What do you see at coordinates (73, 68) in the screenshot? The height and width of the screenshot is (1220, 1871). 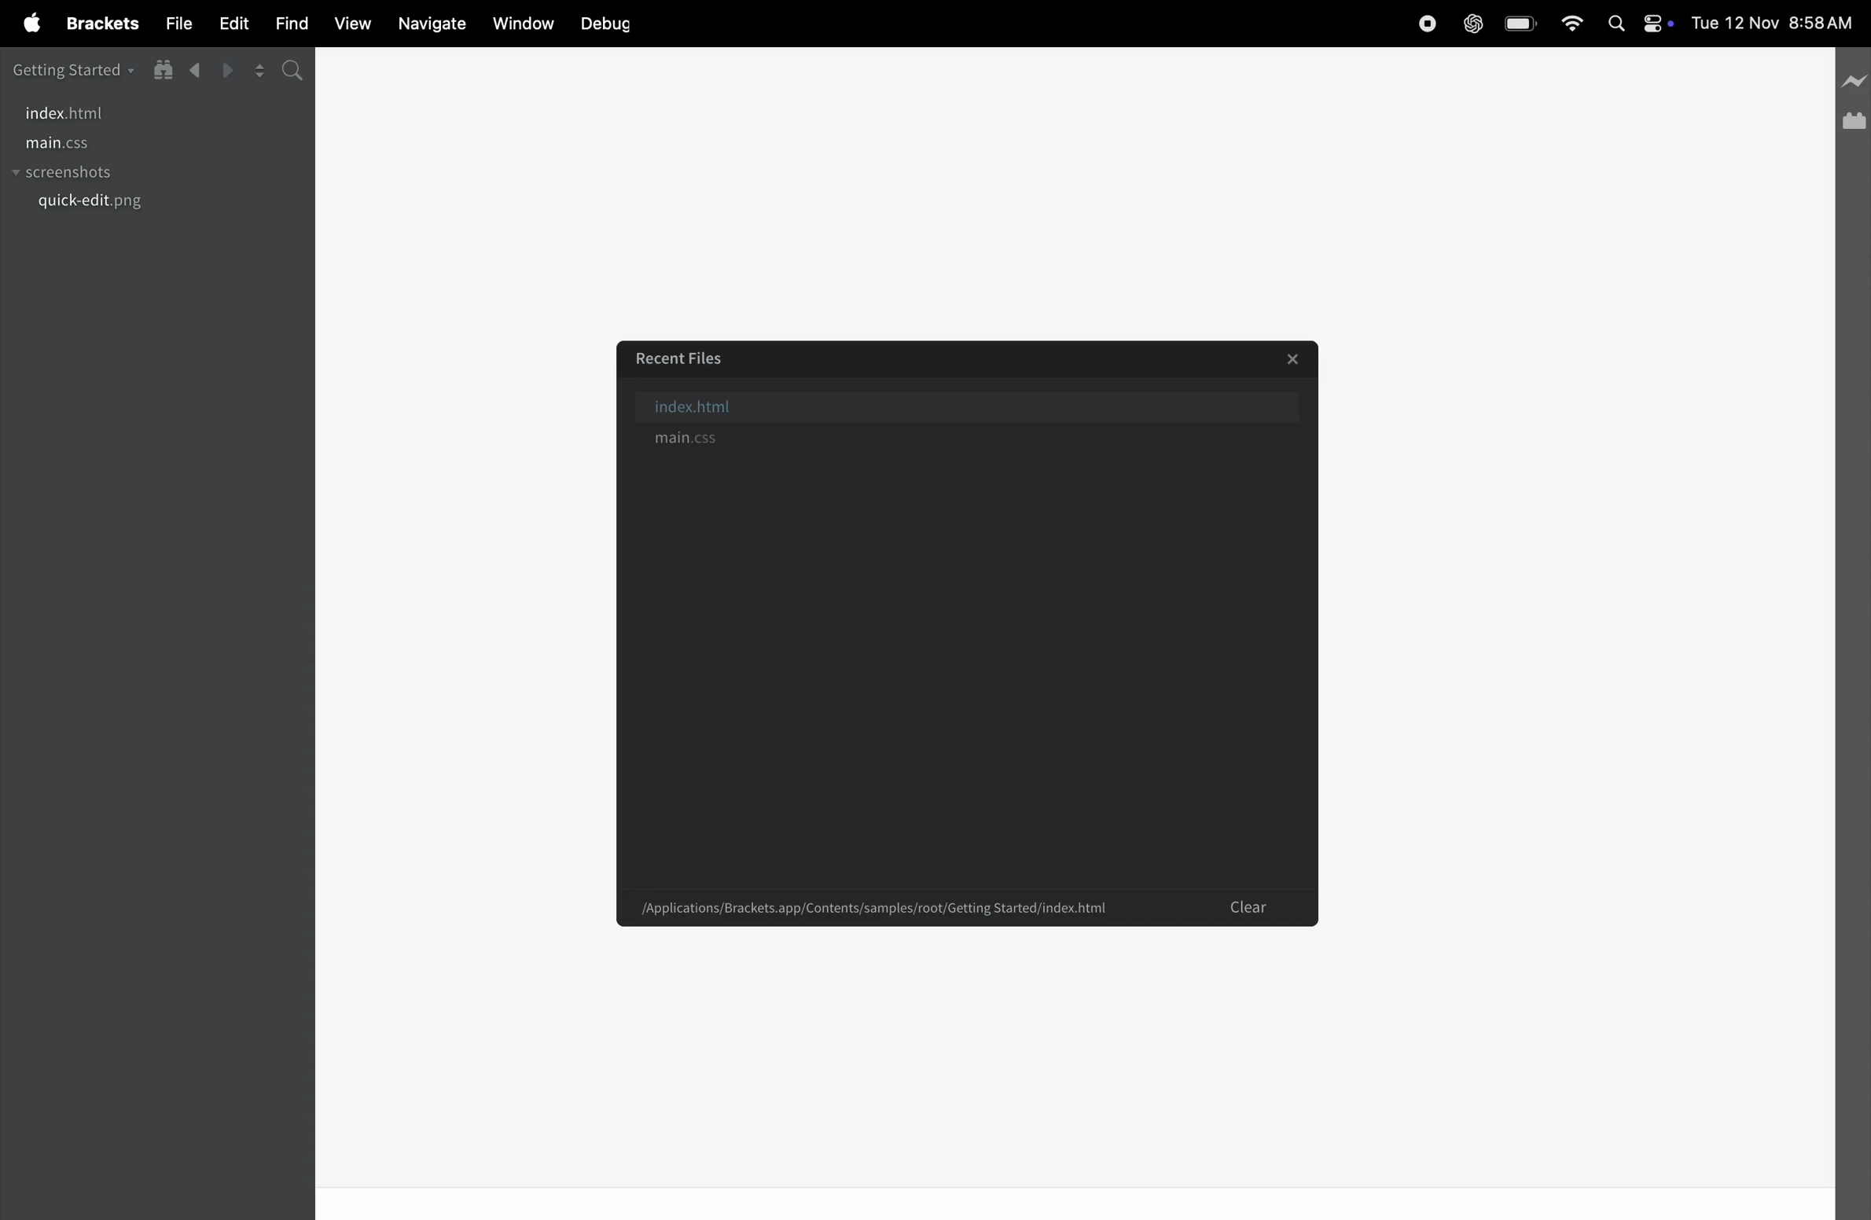 I see `getting started` at bounding box center [73, 68].